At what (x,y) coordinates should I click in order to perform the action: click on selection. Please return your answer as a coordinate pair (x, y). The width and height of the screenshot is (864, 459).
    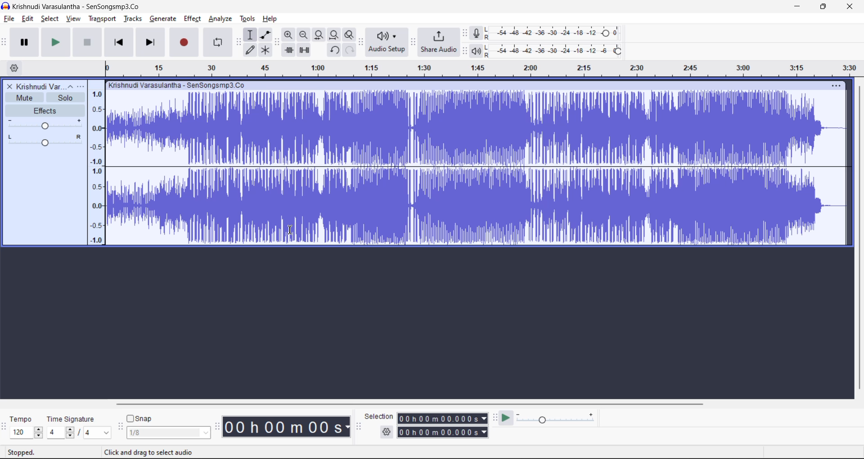
    Looking at the image, I should click on (379, 416).